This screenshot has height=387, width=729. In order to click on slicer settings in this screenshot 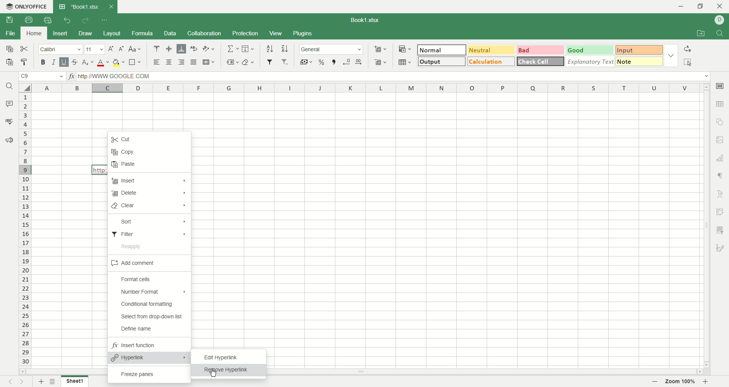, I will do `click(720, 229)`.